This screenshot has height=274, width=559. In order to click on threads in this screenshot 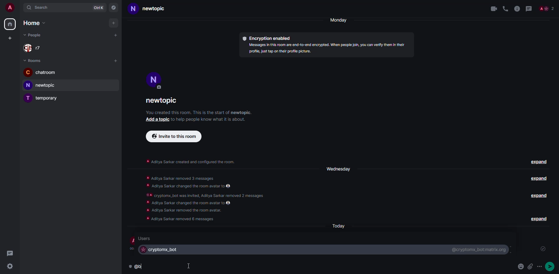, I will do `click(10, 253)`.